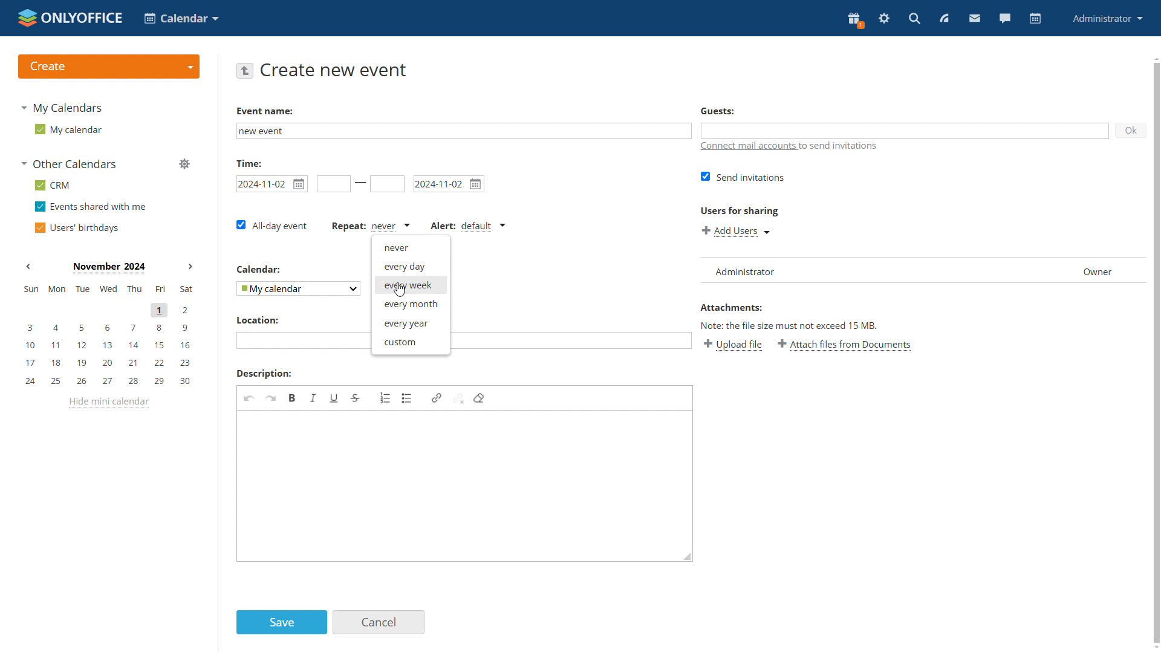 This screenshot has width=1161, height=653. Describe the element at coordinates (334, 398) in the screenshot. I see `underline` at that location.